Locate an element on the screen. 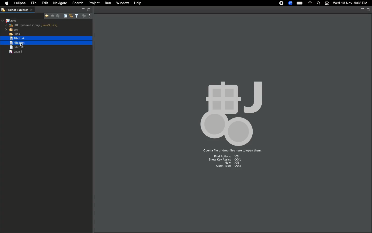  Find Actions  is located at coordinates (229, 157).